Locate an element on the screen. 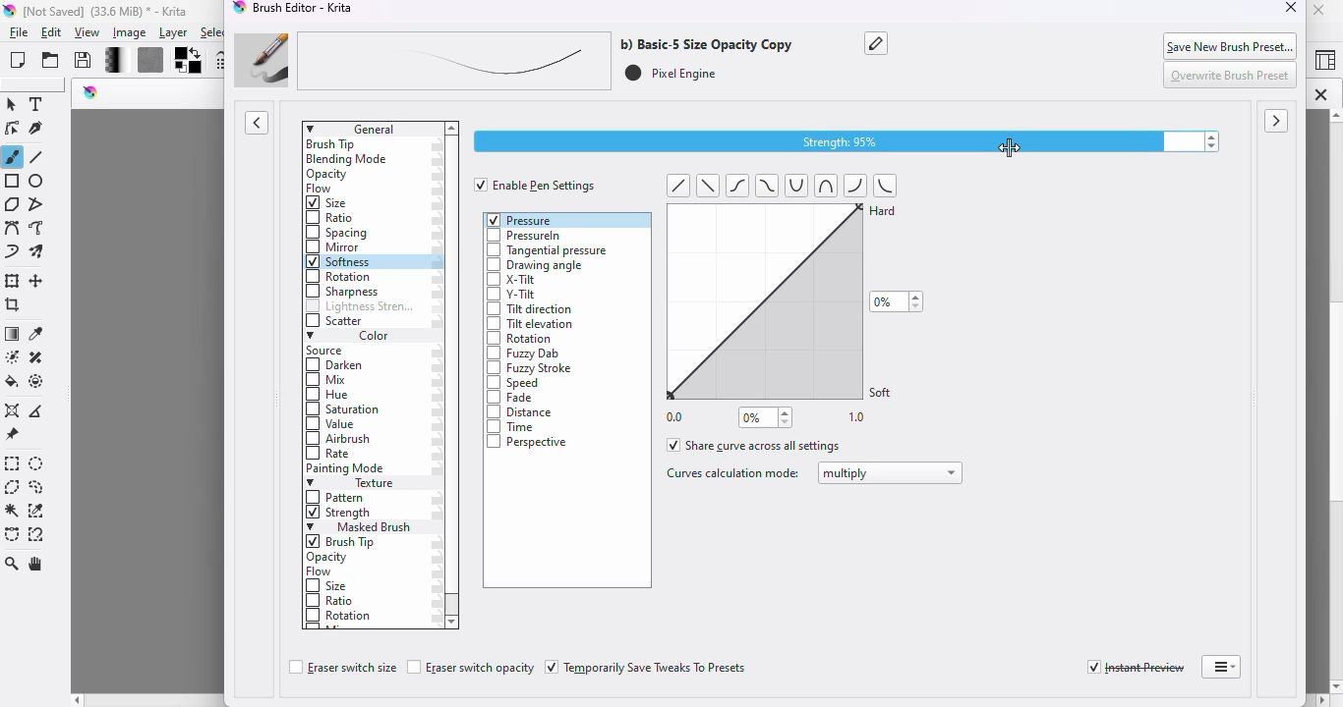 The height and width of the screenshot is (707, 1343). bezier curve selection tool is located at coordinates (13, 534).